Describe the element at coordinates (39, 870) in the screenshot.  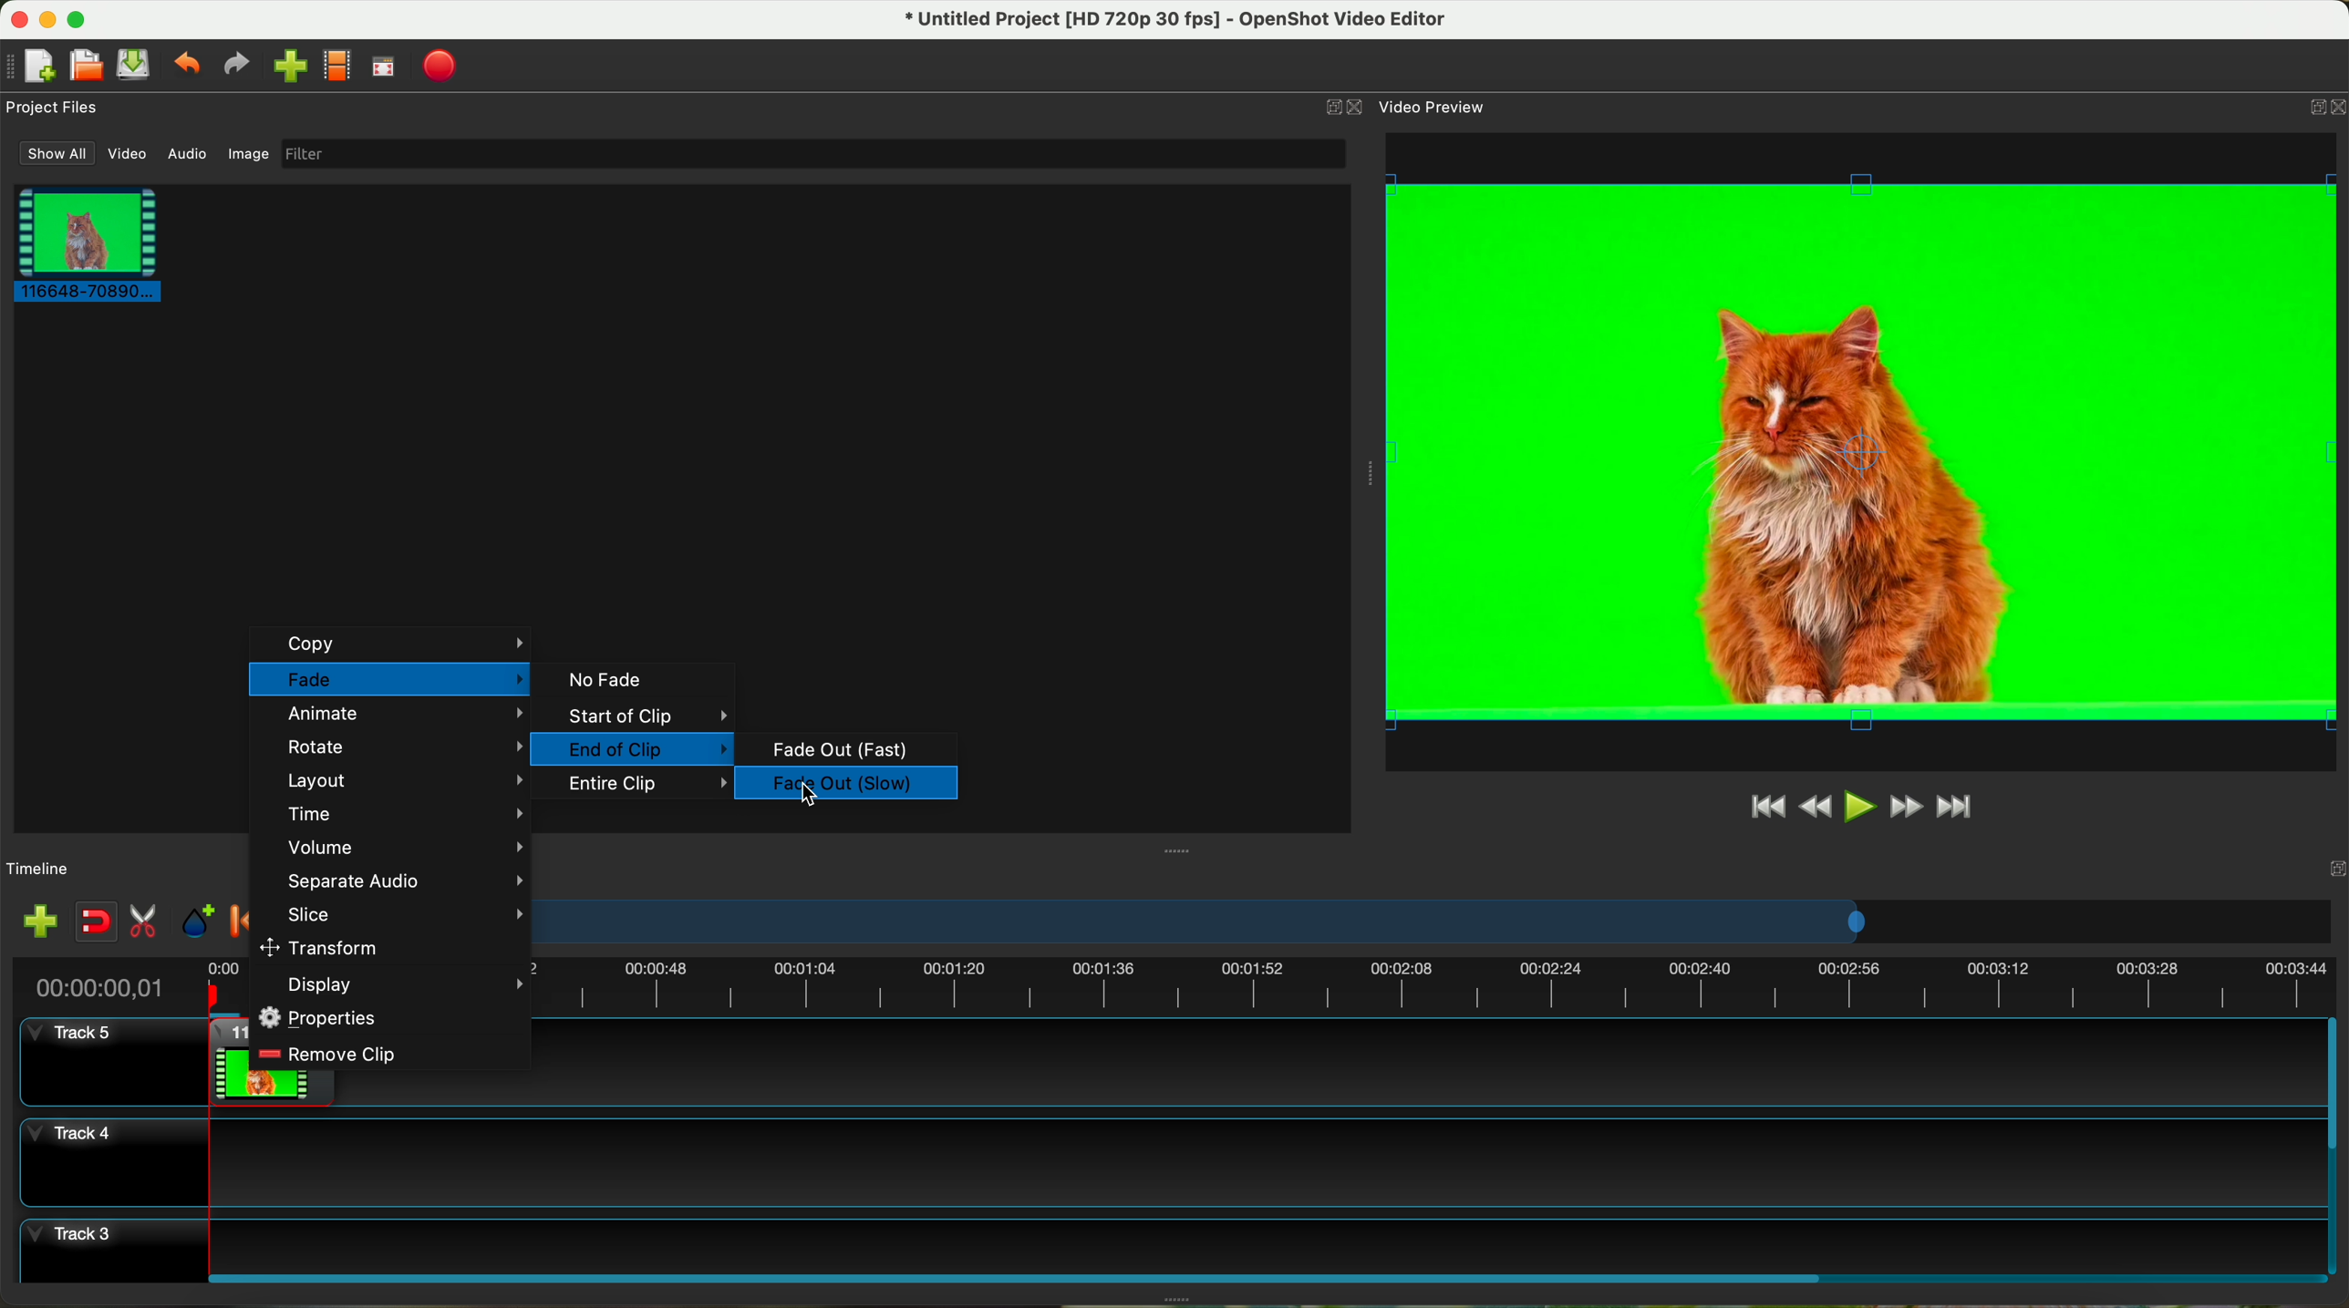
I see `timeline` at that location.